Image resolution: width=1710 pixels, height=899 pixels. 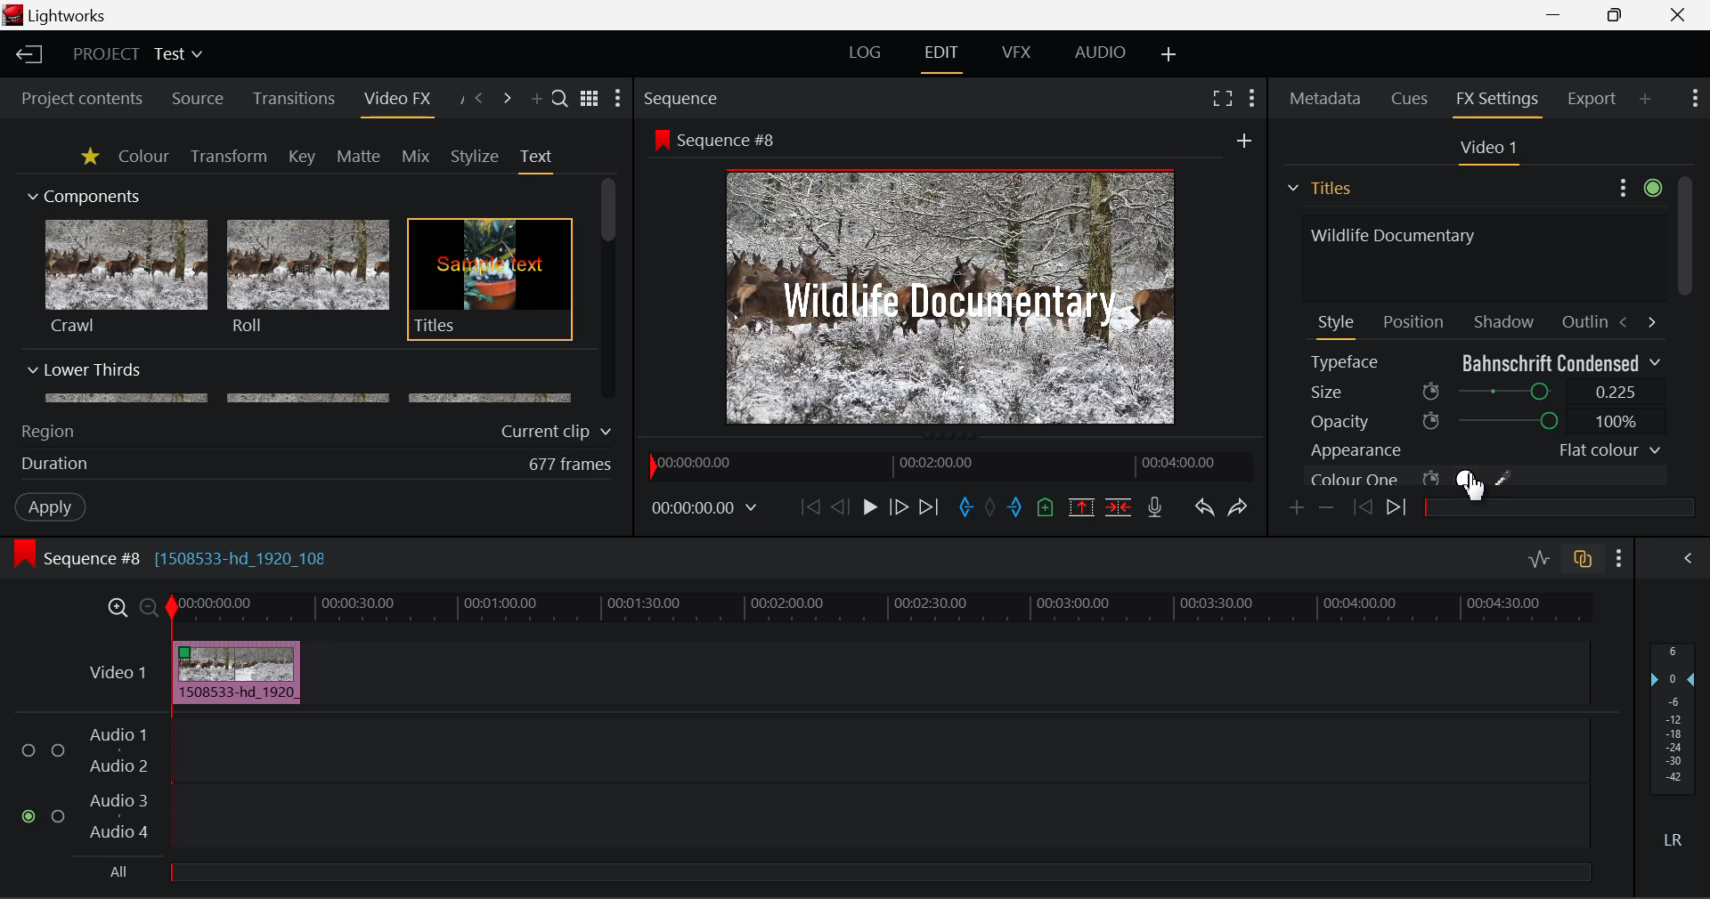 I want to click on Record Voiceover, so click(x=1155, y=511).